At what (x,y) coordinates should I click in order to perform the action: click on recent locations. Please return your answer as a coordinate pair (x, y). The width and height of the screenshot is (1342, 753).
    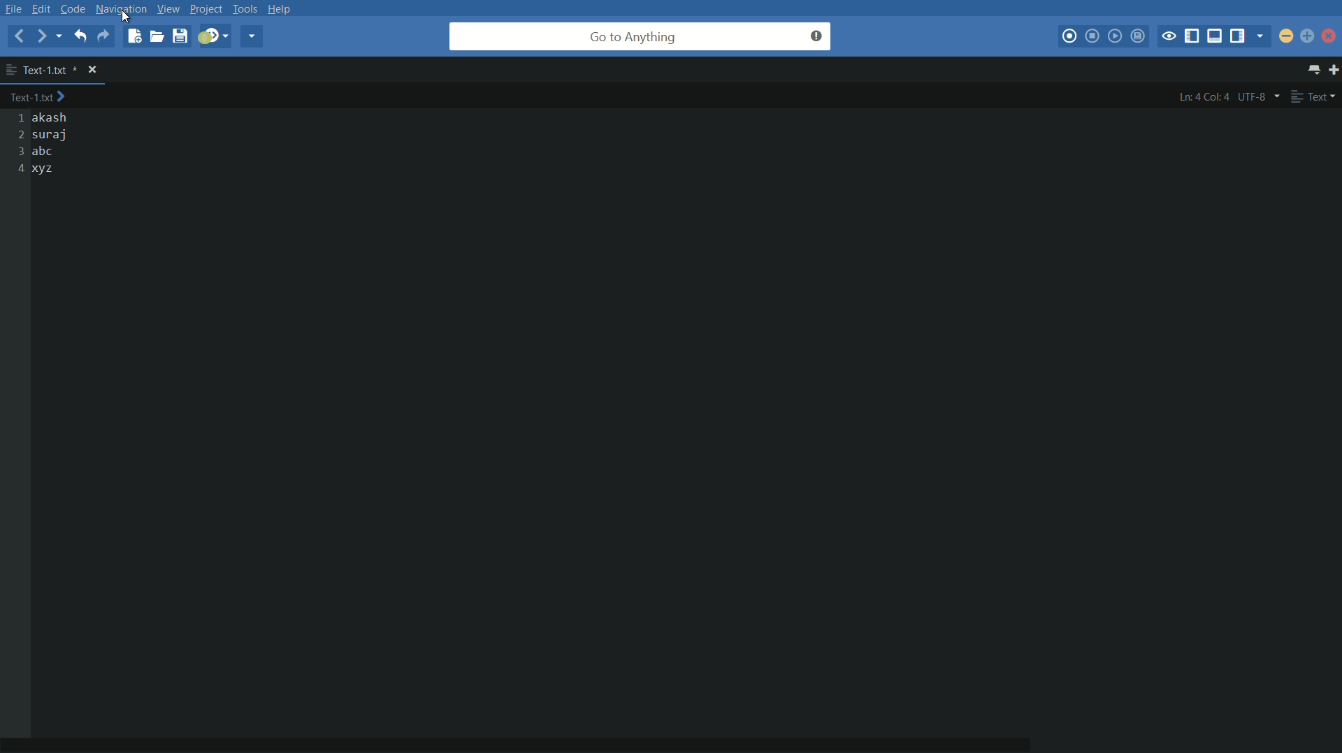
    Looking at the image, I should click on (63, 38).